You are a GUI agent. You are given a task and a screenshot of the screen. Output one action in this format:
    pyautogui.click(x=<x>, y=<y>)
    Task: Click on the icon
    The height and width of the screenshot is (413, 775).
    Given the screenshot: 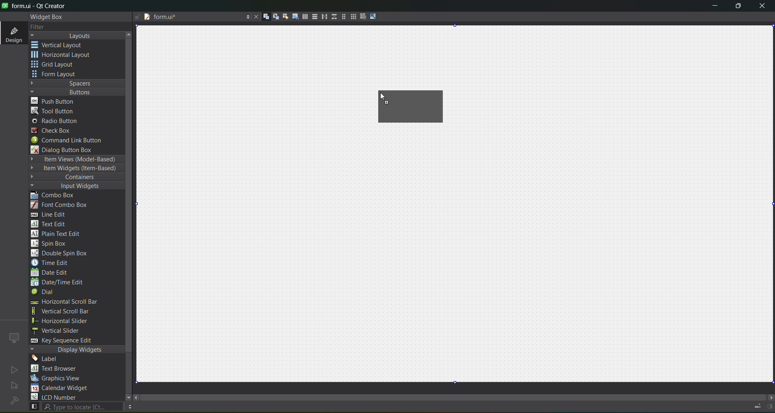 What is the action you would take?
    pyautogui.click(x=15, y=338)
    